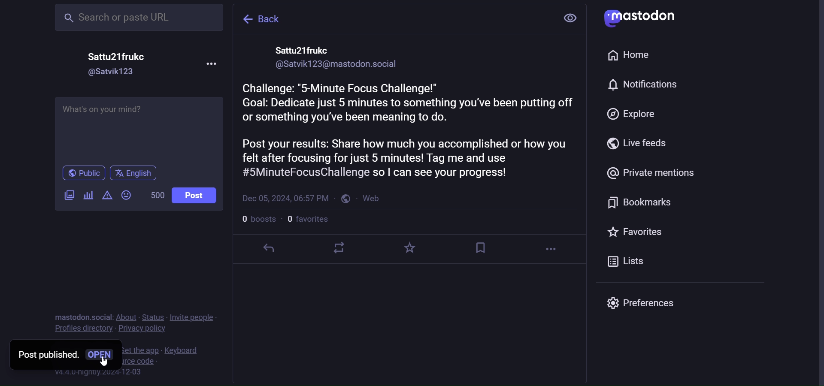 This screenshot has height=386, width=824. What do you see at coordinates (337, 64) in the screenshot?
I see `id` at bounding box center [337, 64].